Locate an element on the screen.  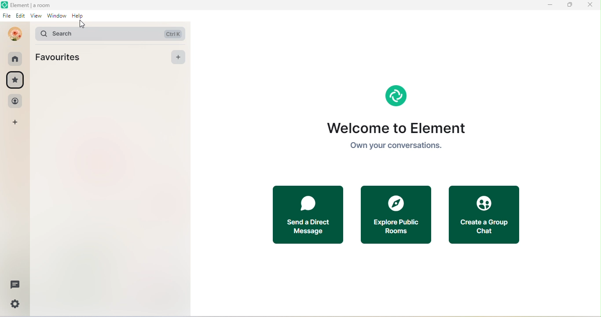
help is located at coordinates (80, 18).